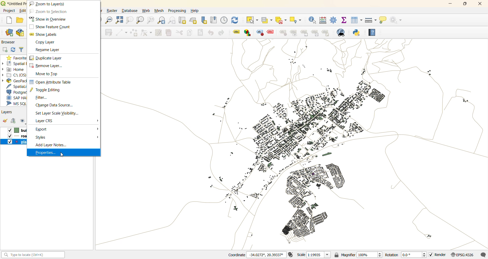 This screenshot has width=488, height=259. Describe the element at coordinates (48, 19) in the screenshot. I see `show in overview` at that location.